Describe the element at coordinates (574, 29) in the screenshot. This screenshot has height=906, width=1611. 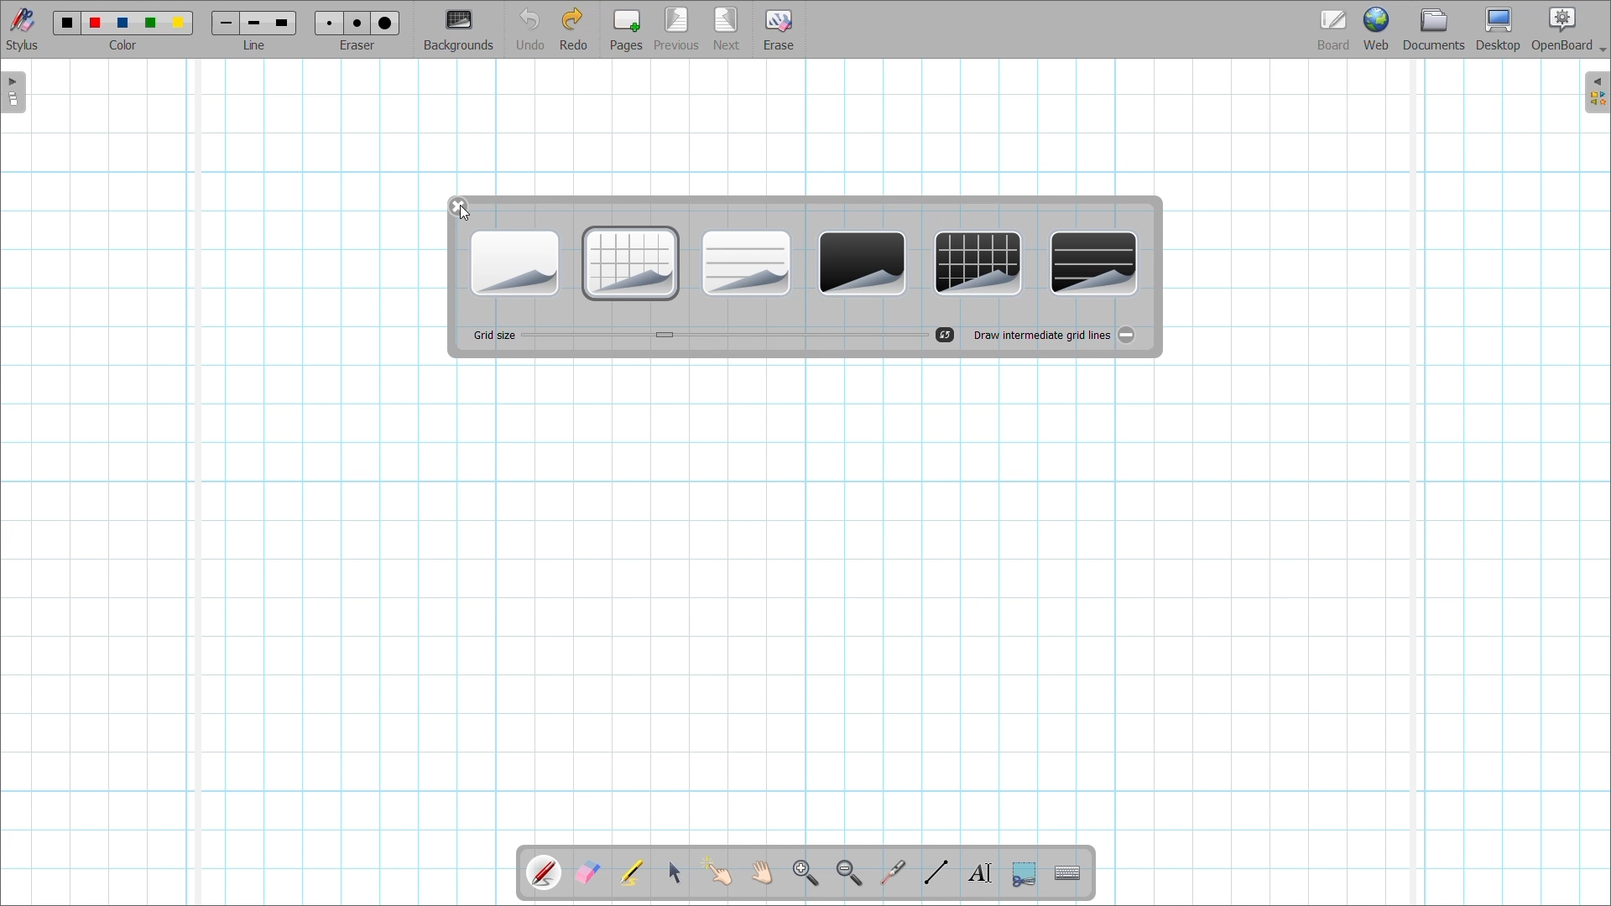
I see `Redo` at that location.